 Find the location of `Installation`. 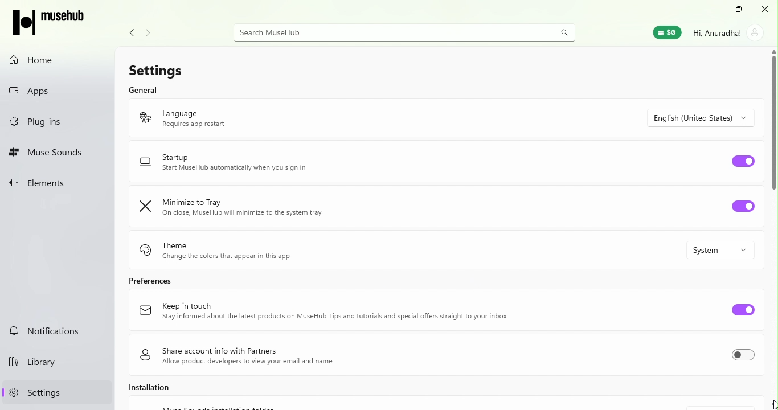

Installation is located at coordinates (154, 388).